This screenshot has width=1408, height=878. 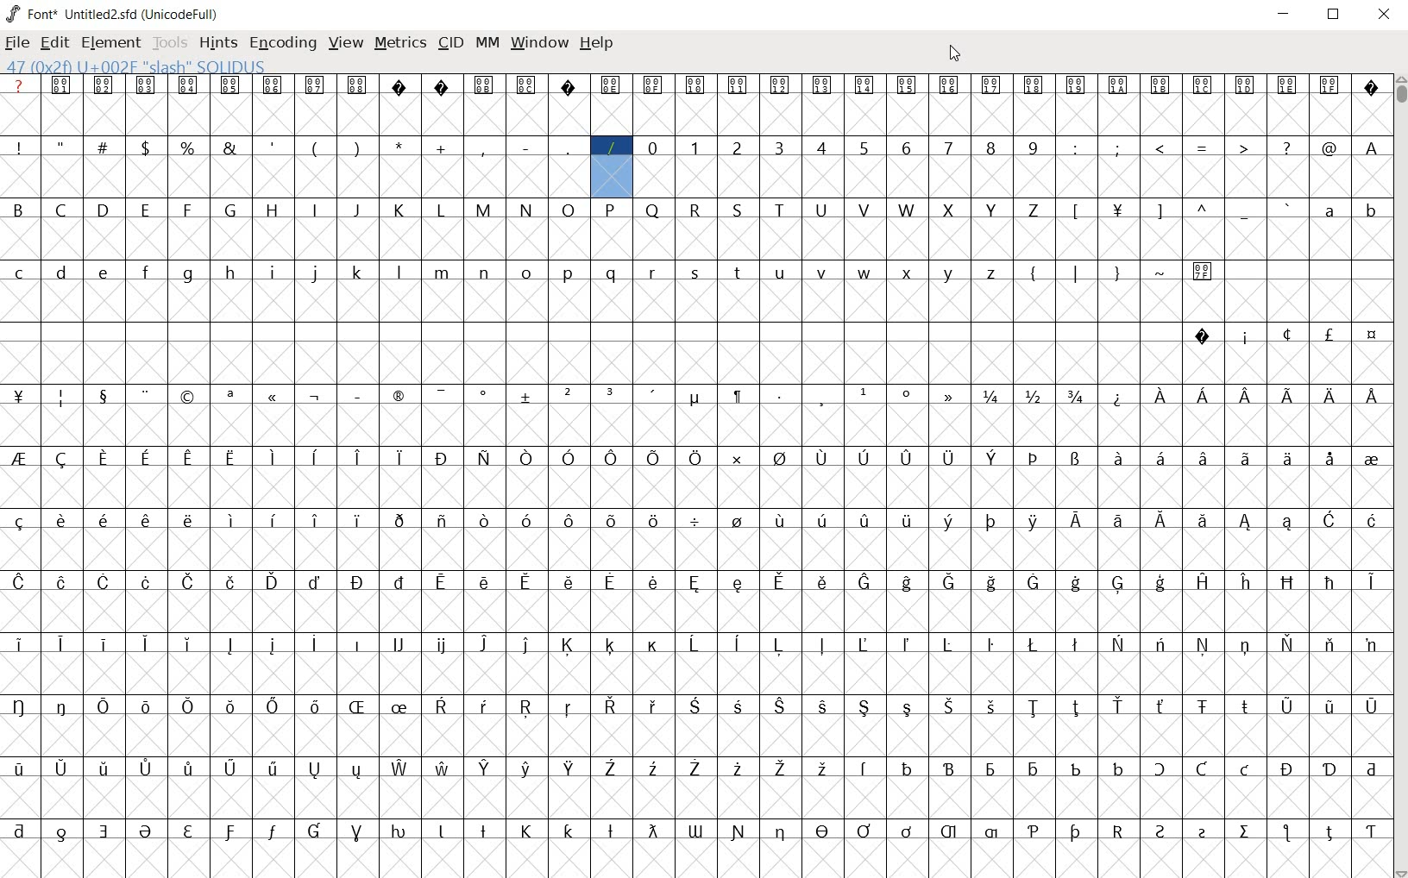 What do you see at coordinates (865, 521) in the screenshot?
I see `glyph` at bounding box center [865, 521].